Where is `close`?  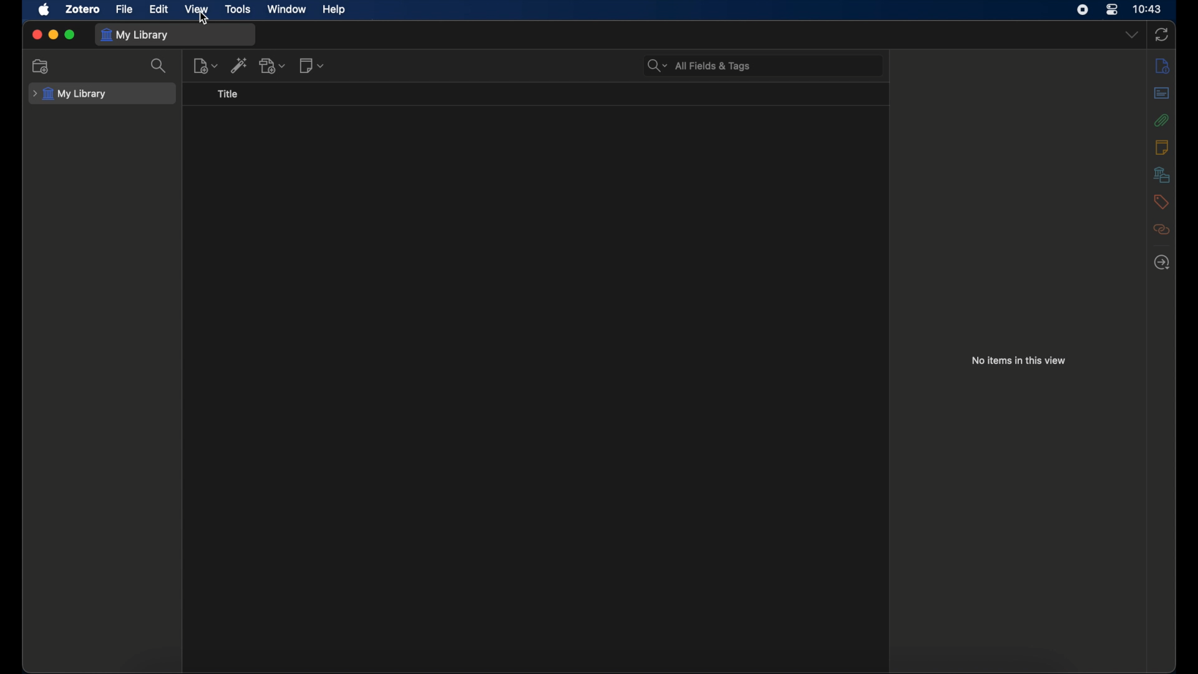 close is located at coordinates (37, 34).